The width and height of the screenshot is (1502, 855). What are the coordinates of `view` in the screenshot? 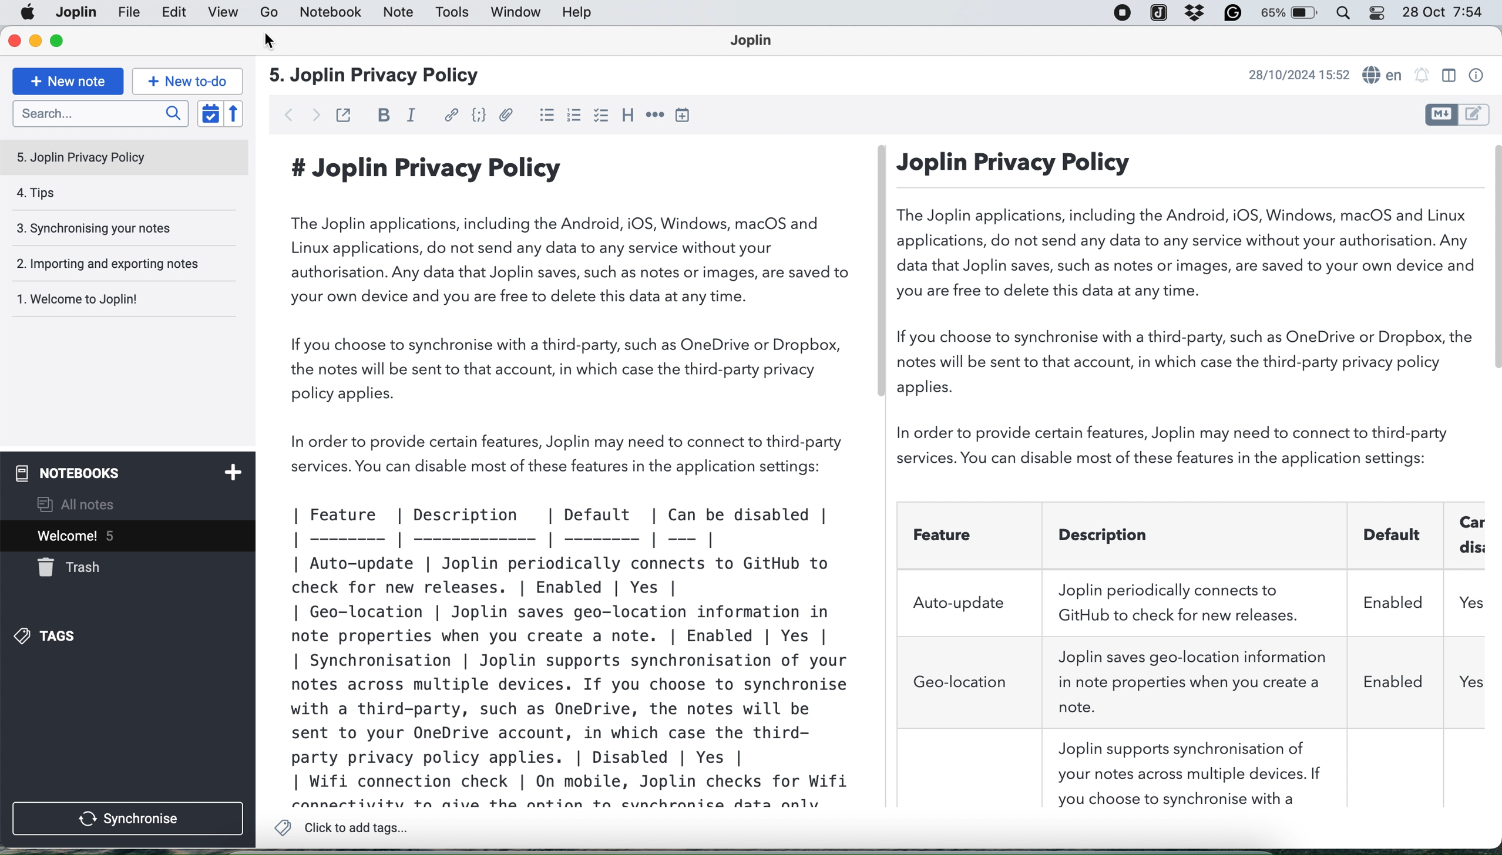 It's located at (223, 12).